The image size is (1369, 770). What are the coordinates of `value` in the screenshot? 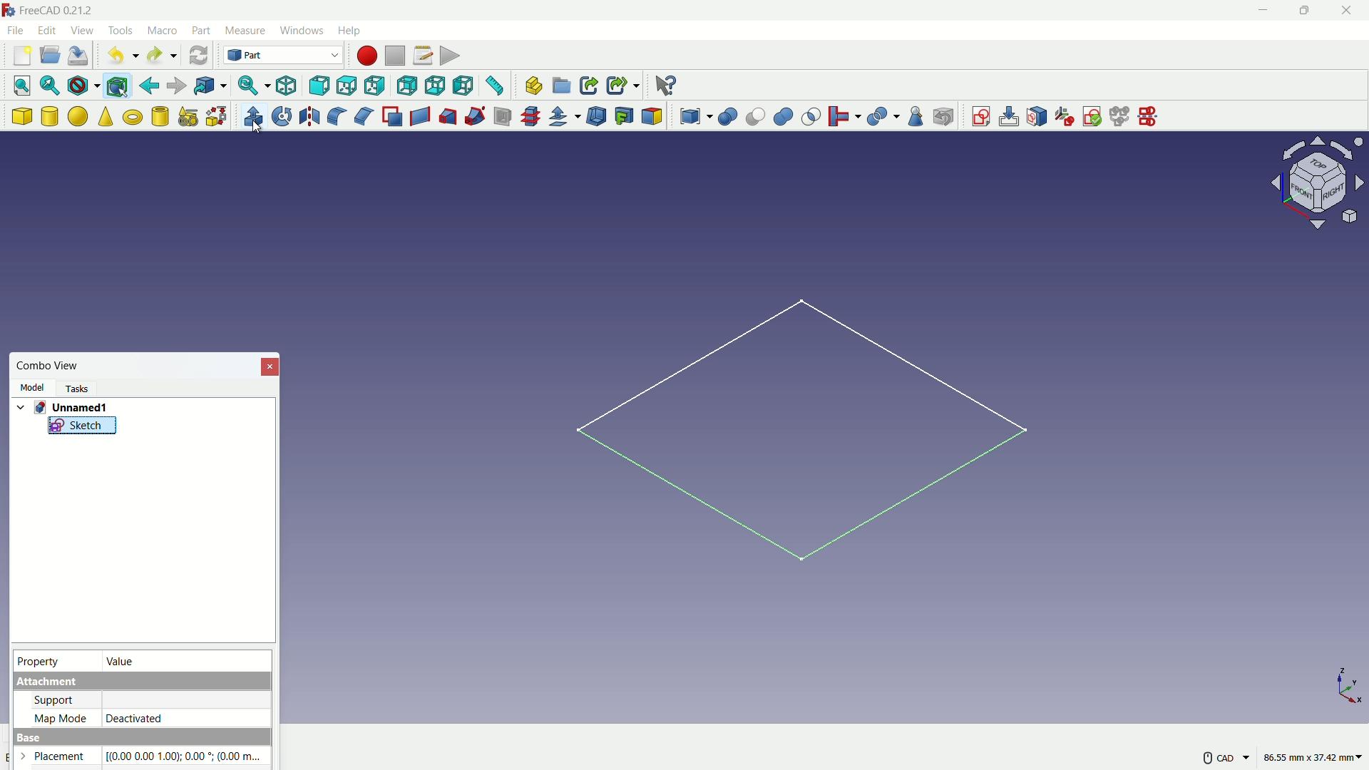 It's located at (123, 662).